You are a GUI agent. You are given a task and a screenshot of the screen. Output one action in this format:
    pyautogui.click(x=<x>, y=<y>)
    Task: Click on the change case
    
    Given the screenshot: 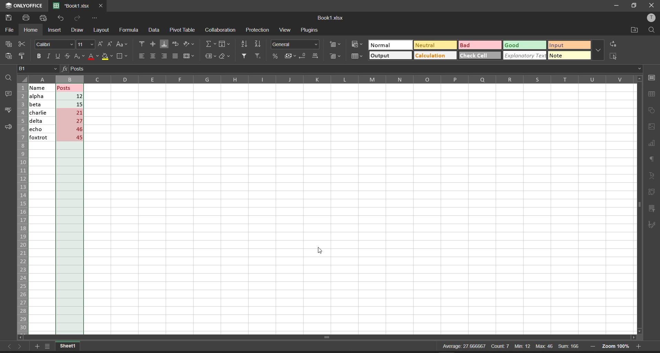 What is the action you would take?
    pyautogui.click(x=122, y=45)
    